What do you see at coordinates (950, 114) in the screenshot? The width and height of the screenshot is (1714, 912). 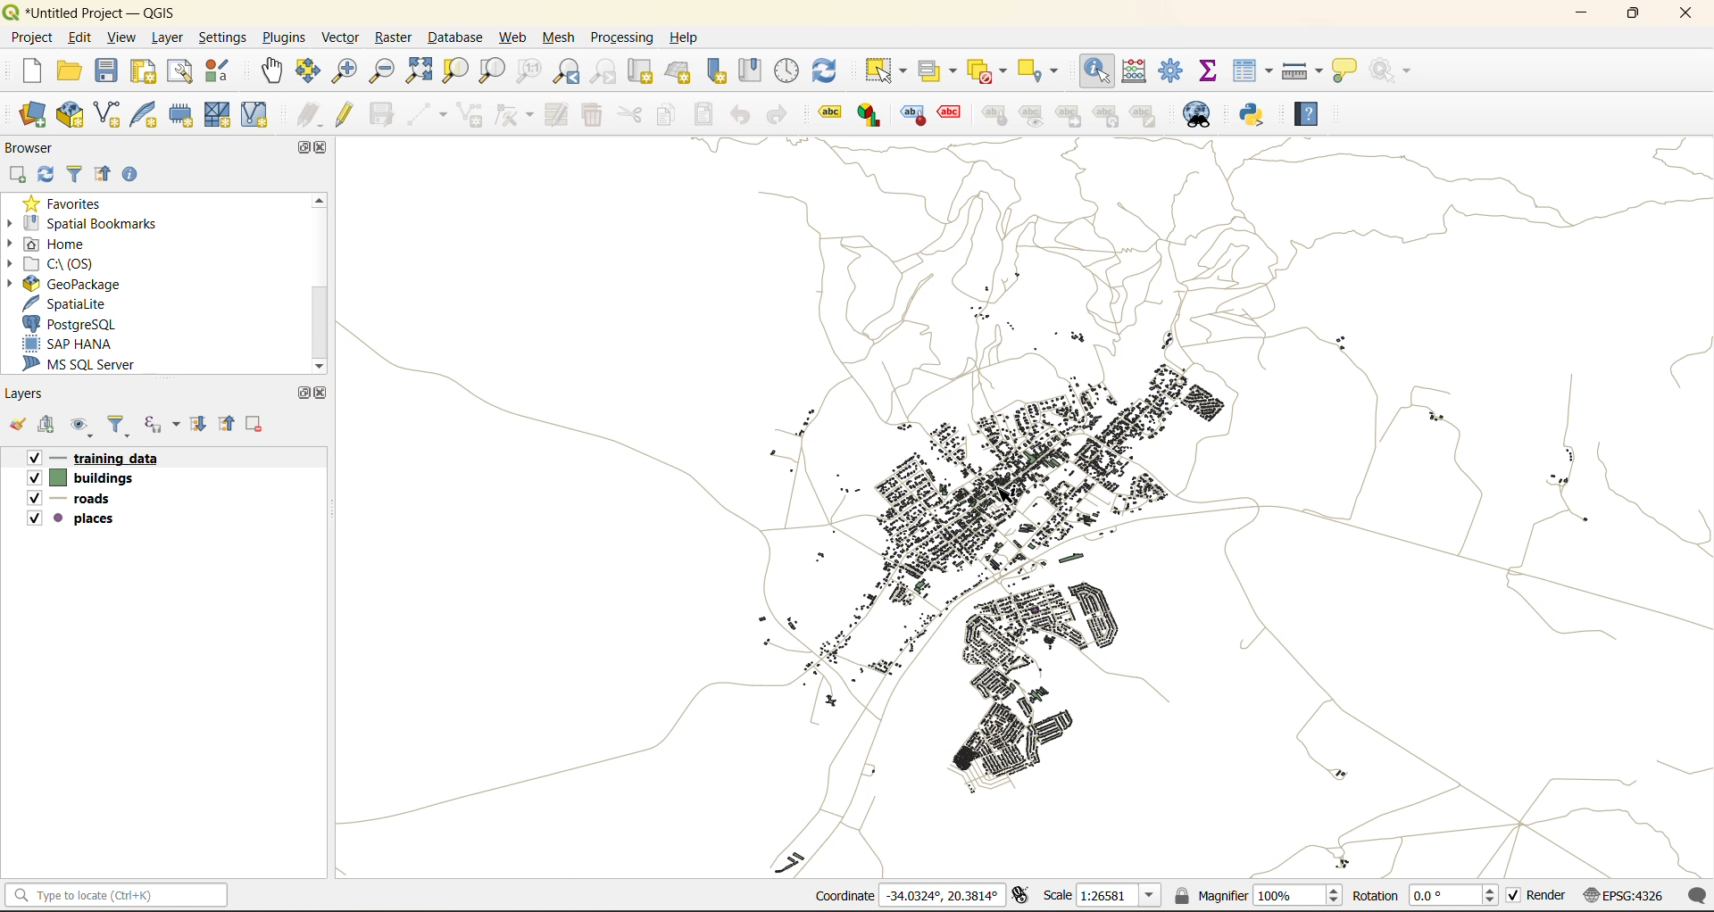 I see `effect` at bounding box center [950, 114].